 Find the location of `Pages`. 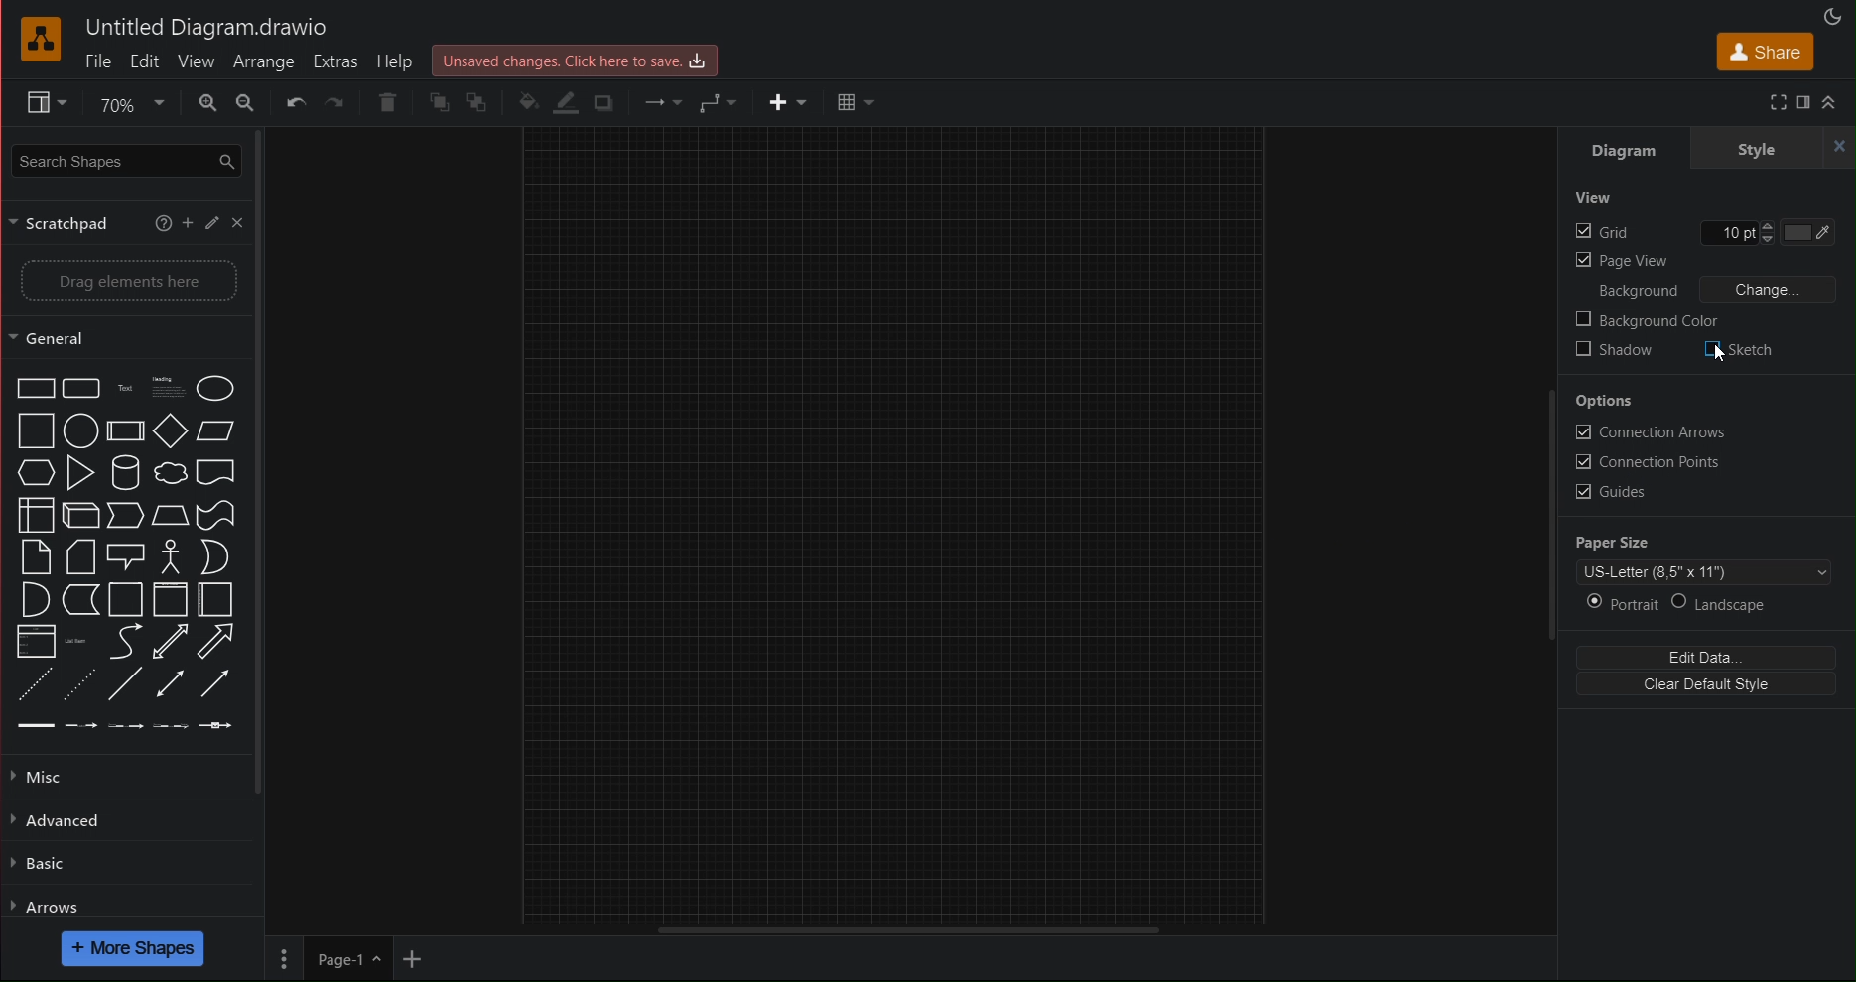

Pages is located at coordinates (284, 959).